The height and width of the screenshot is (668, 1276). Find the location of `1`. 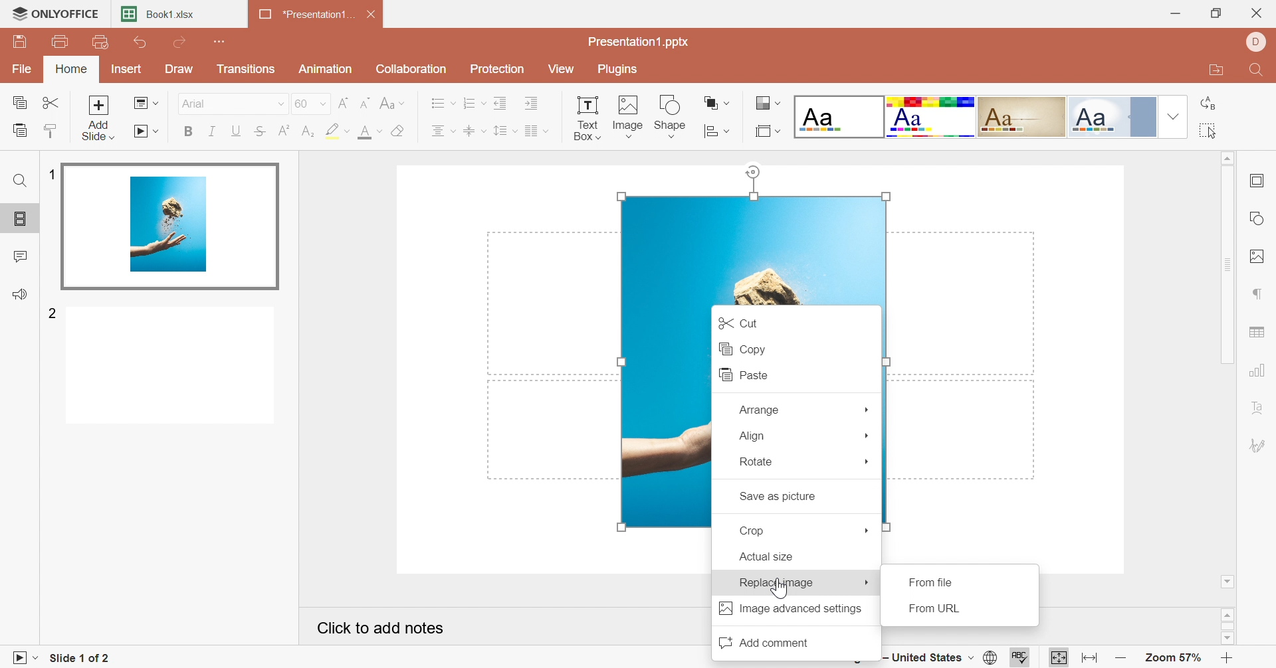

1 is located at coordinates (52, 174).